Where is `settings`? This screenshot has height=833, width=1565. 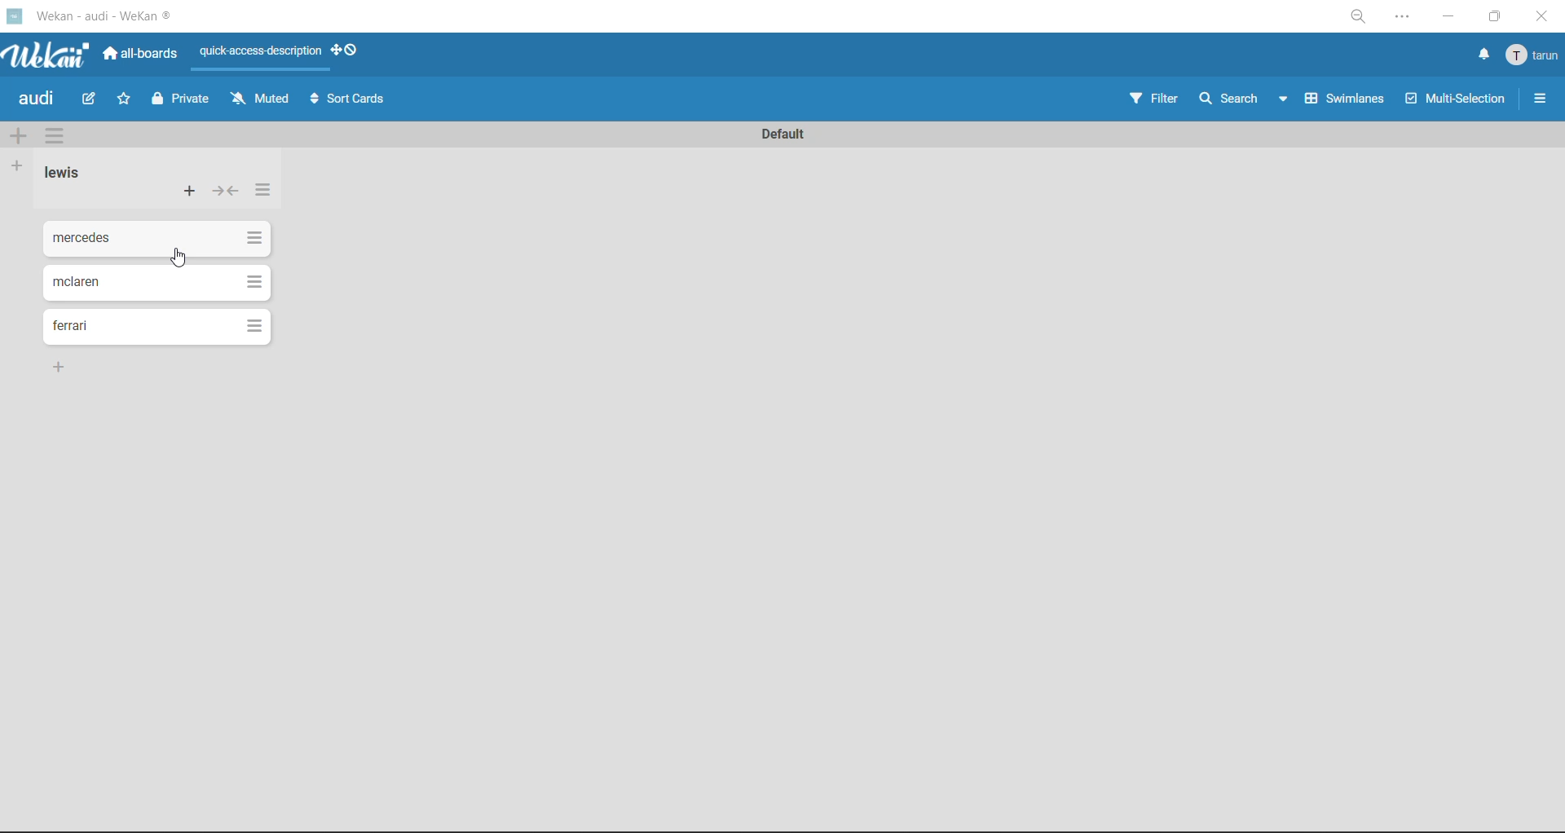
settings is located at coordinates (1406, 20).